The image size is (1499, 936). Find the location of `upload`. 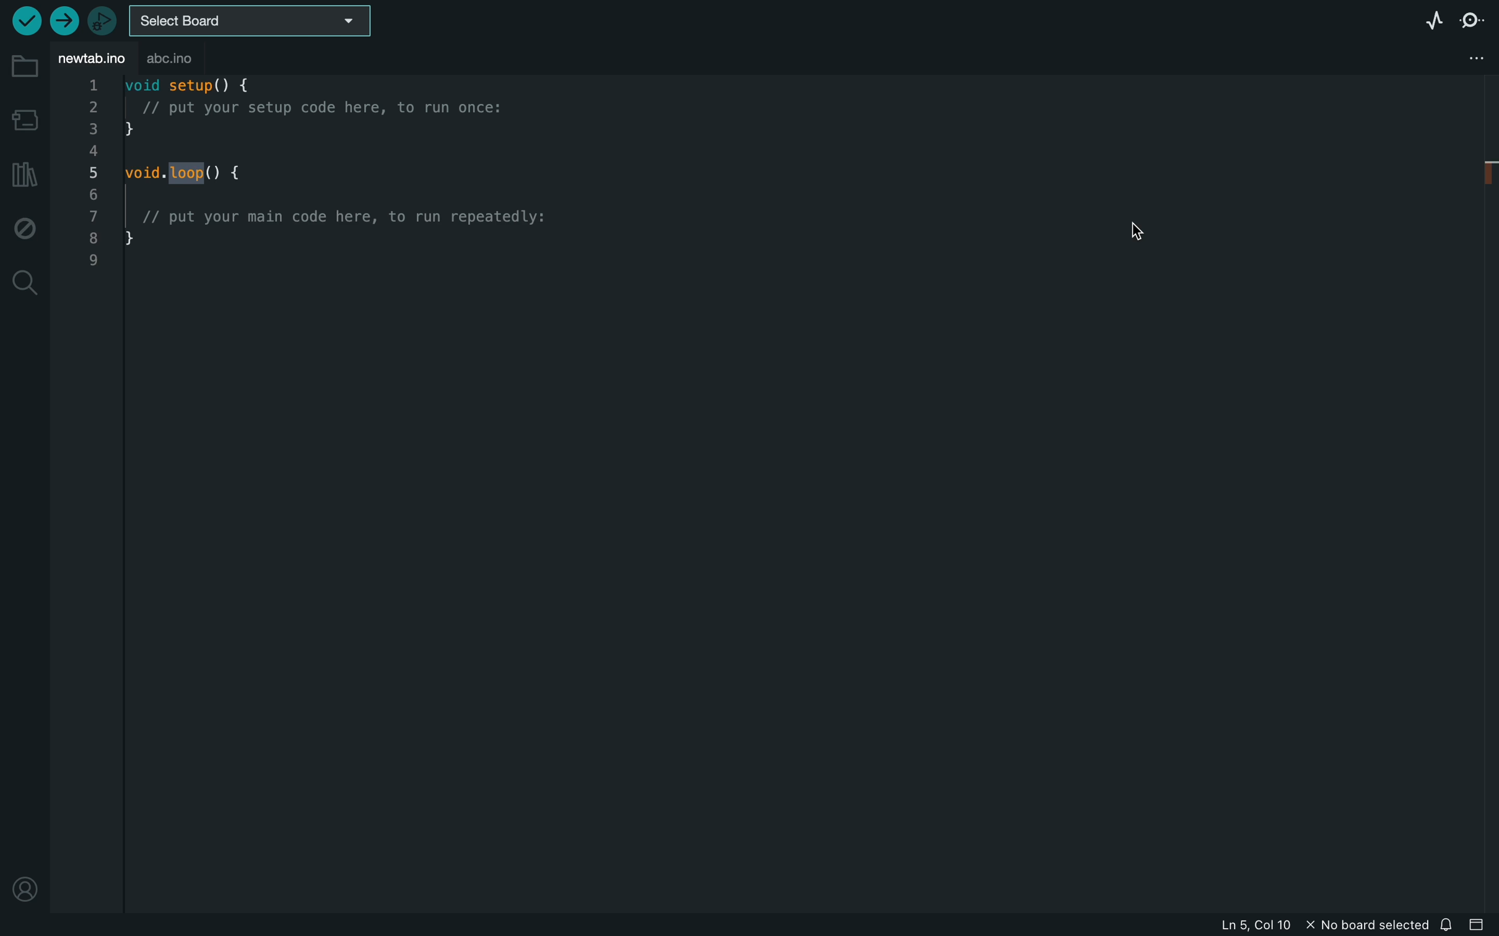

upload is located at coordinates (64, 22).